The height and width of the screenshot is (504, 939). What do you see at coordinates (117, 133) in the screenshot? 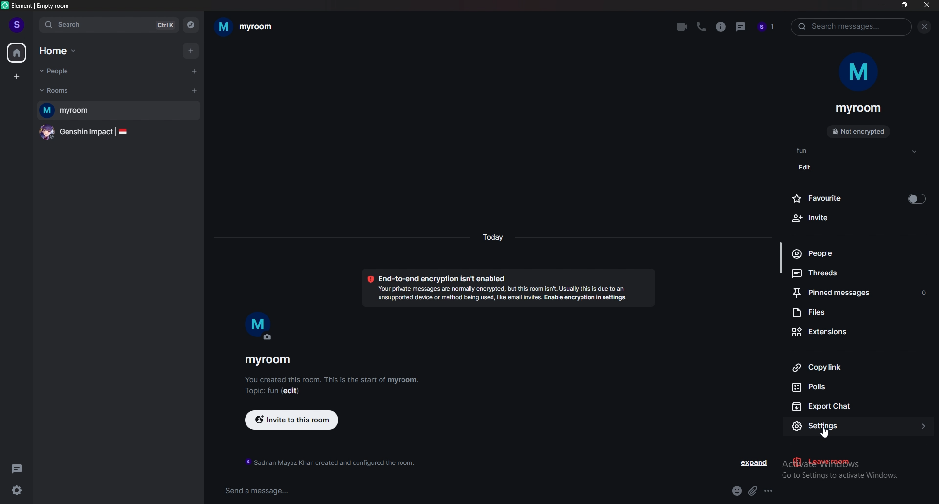
I see `genshin impact |` at bounding box center [117, 133].